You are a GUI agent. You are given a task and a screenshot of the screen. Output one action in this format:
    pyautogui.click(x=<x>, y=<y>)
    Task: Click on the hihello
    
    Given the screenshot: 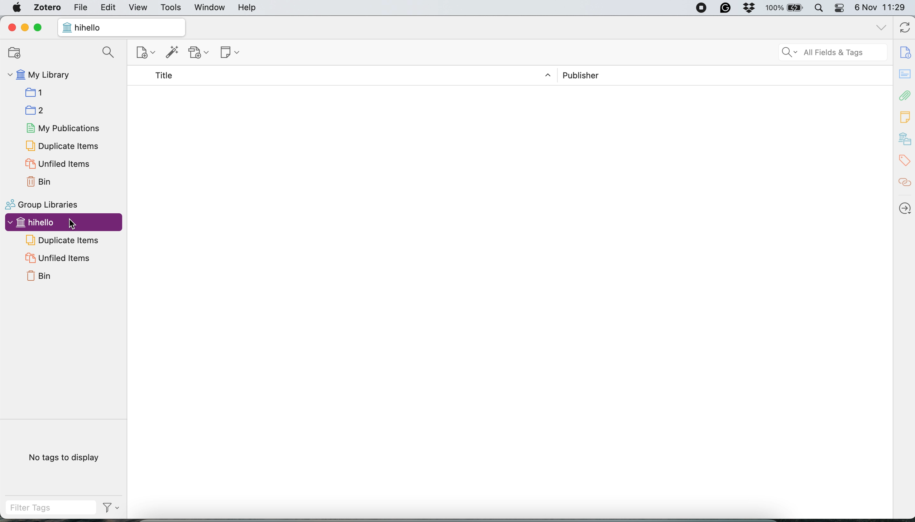 What is the action you would take?
    pyautogui.click(x=90, y=27)
    